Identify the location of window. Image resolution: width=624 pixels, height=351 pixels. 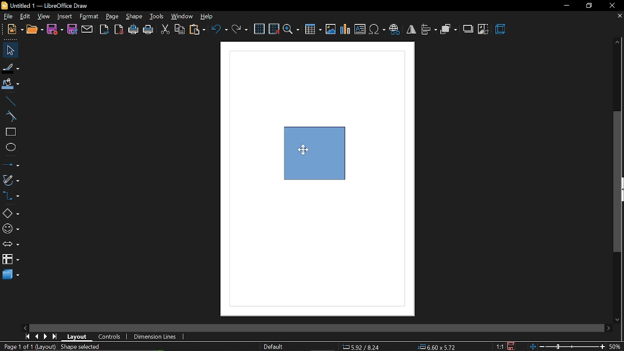
(183, 16).